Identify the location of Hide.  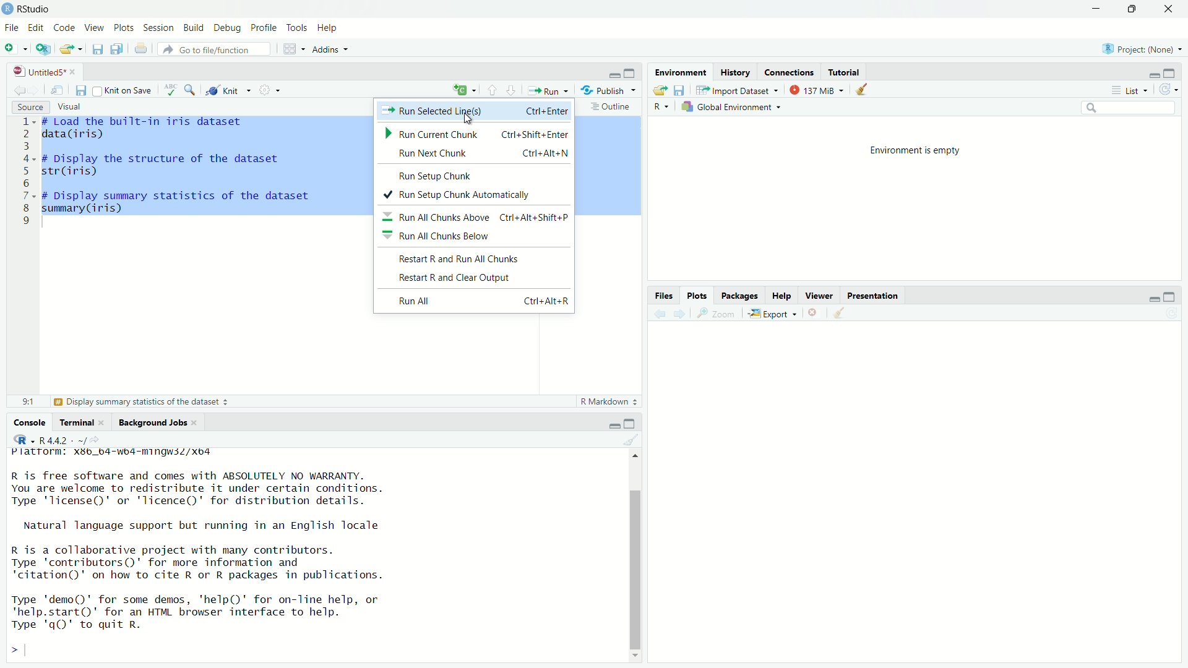
(613, 75).